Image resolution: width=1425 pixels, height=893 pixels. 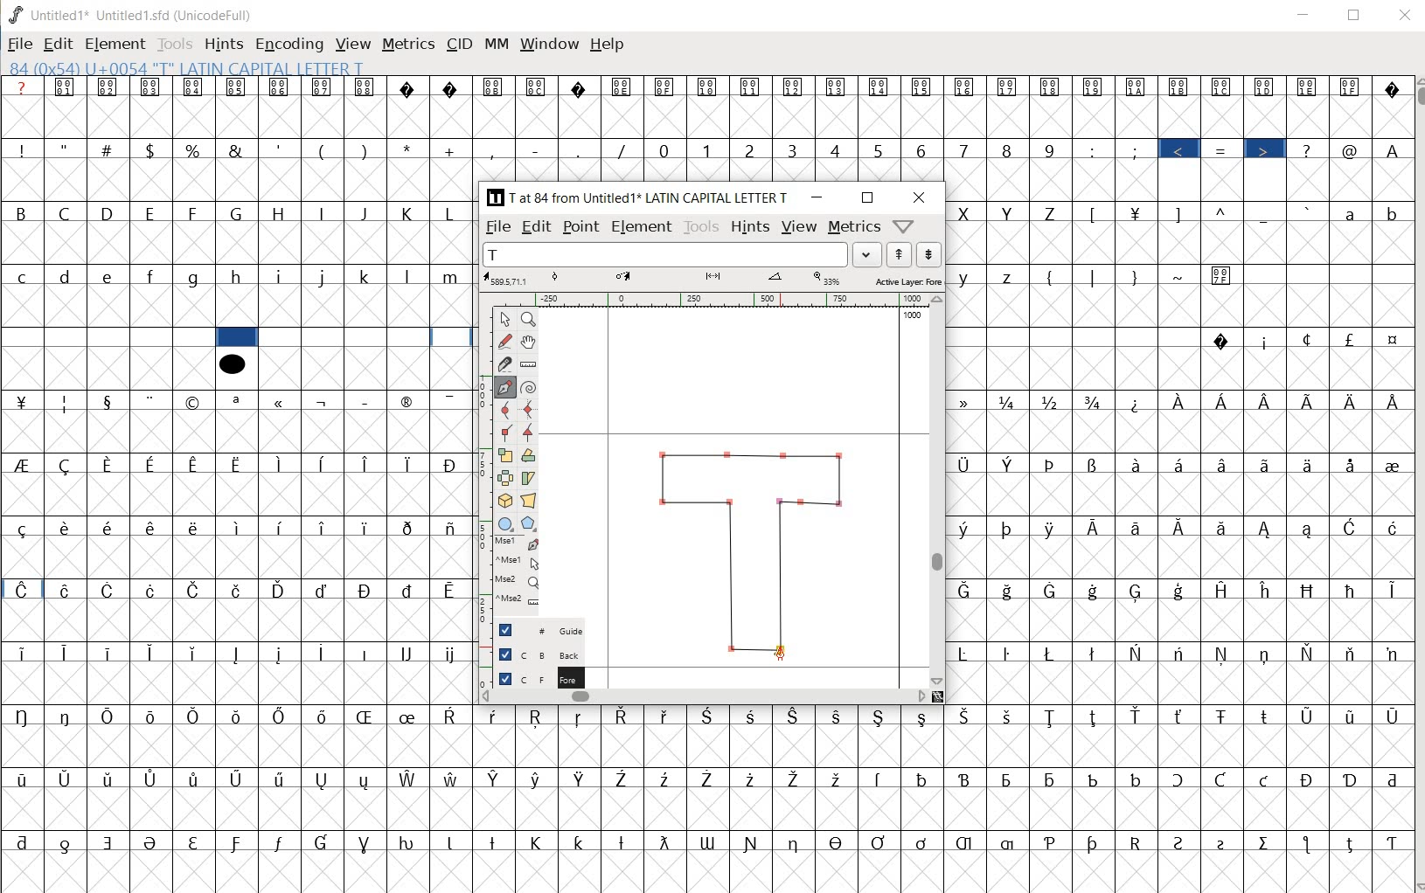 I want to click on Symbol, so click(x=665, y=842).